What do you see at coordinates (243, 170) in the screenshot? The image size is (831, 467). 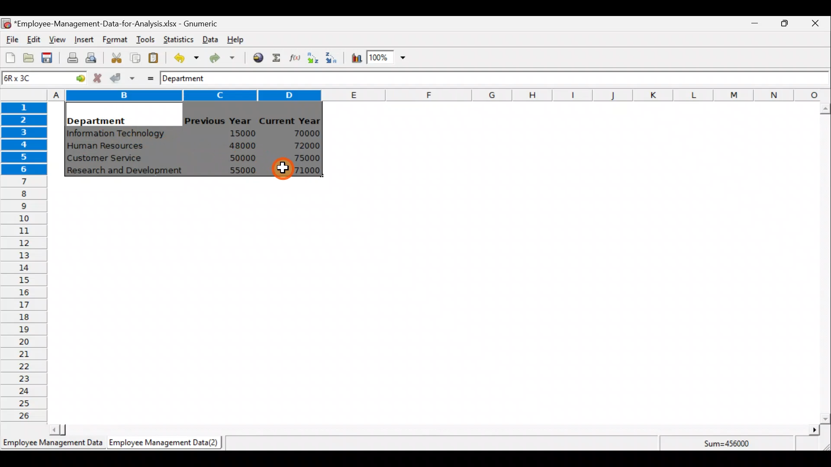 I see `55000` at bounding box center [243, 170].